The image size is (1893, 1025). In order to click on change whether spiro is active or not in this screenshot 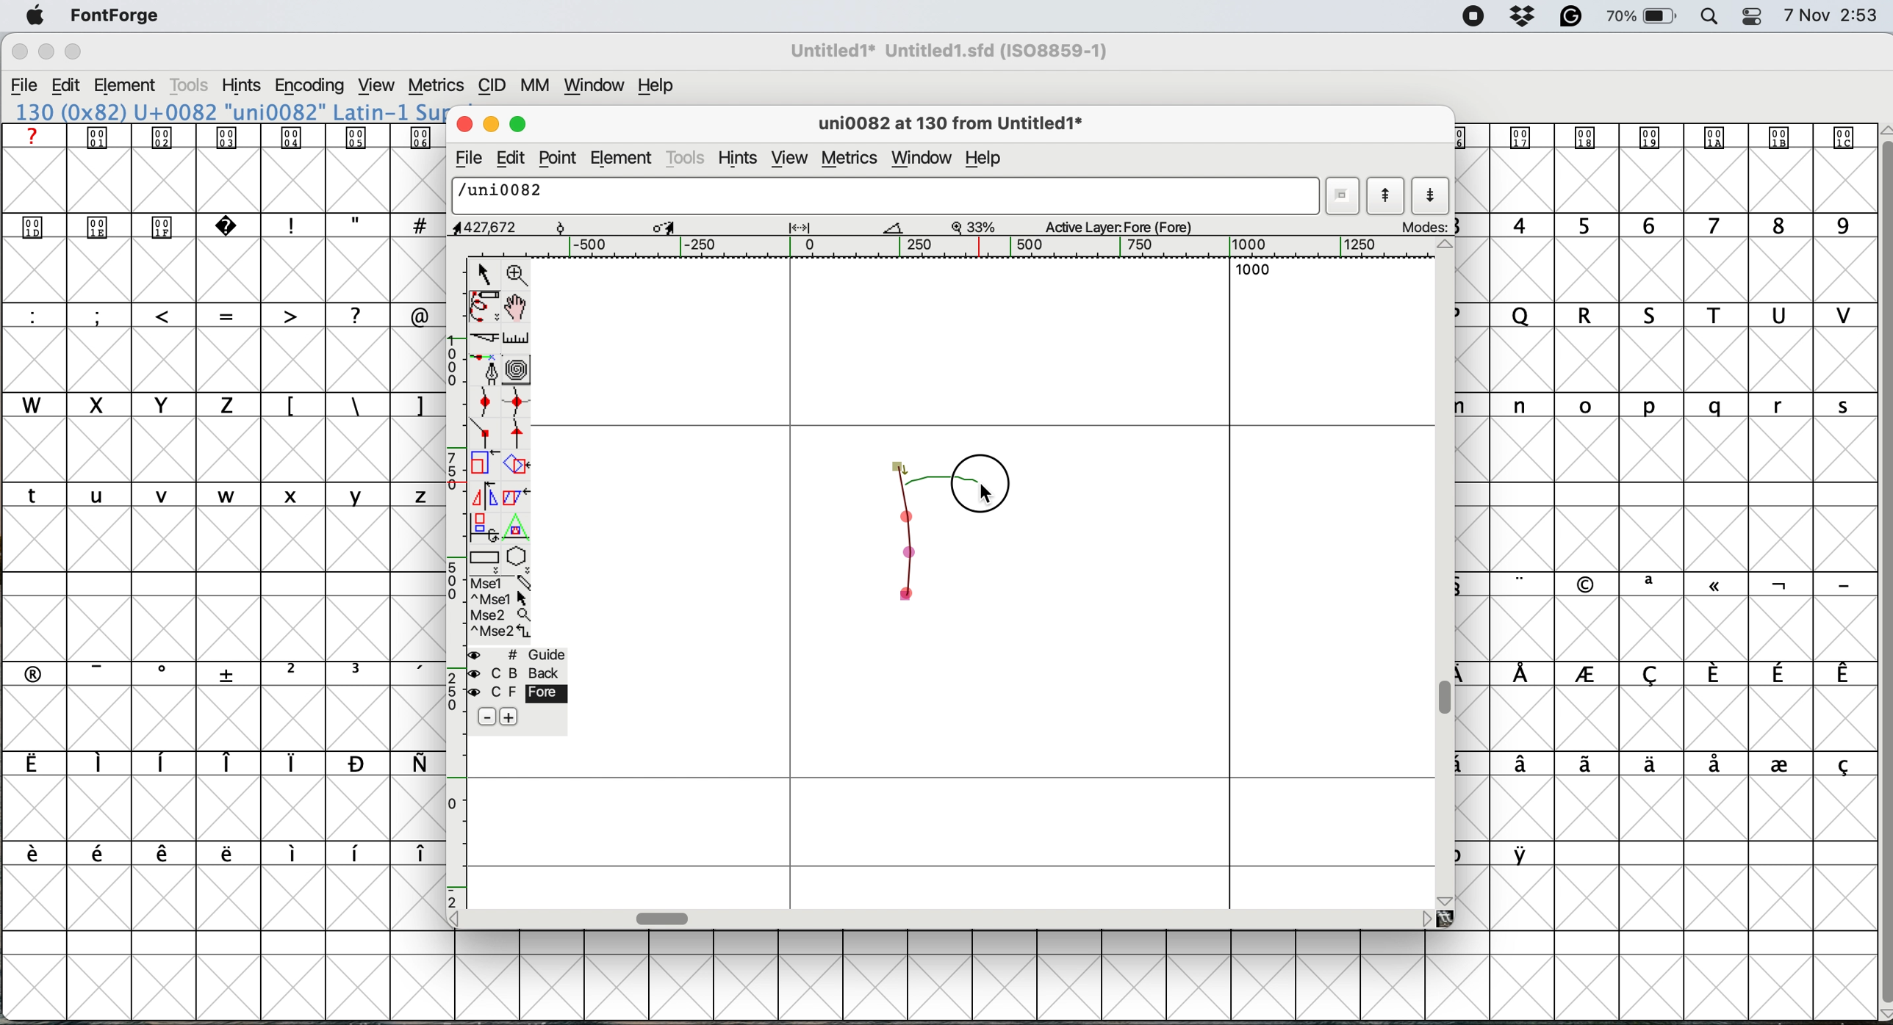, I will do `click(521, 371)`.